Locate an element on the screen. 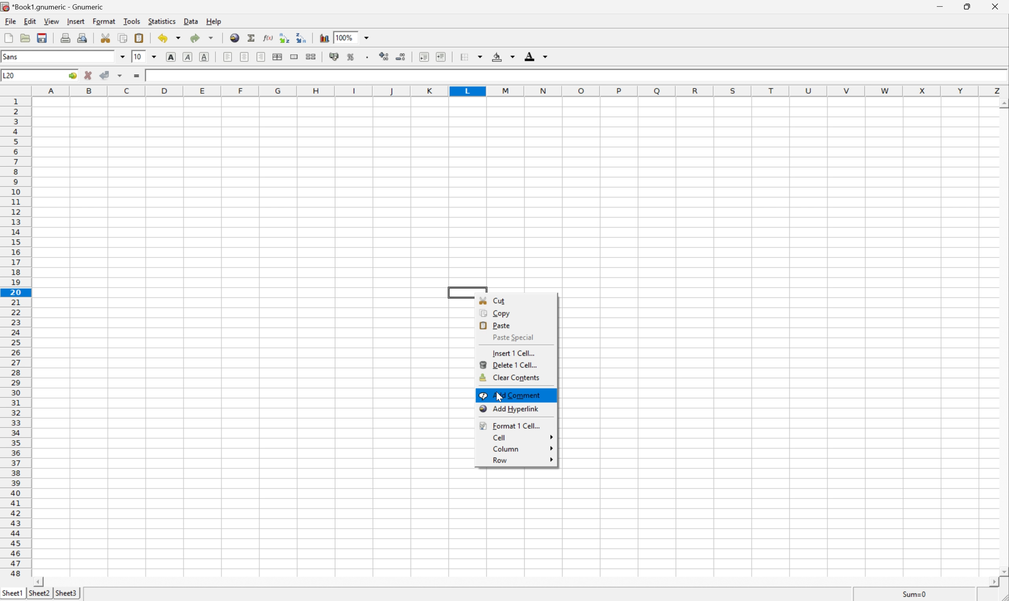 Image resolution: width=1009 pixels, height=601 pixels. Row numbers is located at coordinates (15, 337).